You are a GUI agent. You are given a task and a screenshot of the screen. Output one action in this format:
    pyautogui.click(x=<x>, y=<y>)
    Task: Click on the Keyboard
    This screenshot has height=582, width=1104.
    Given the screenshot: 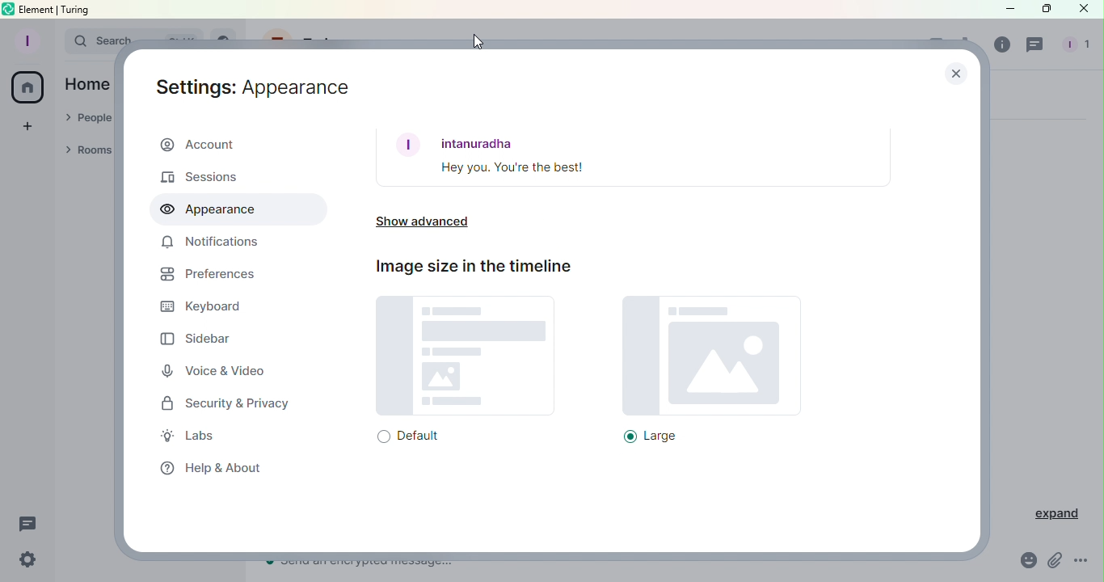 What is the action you would take?
    pyautogui.click(x=200, y=308)
    